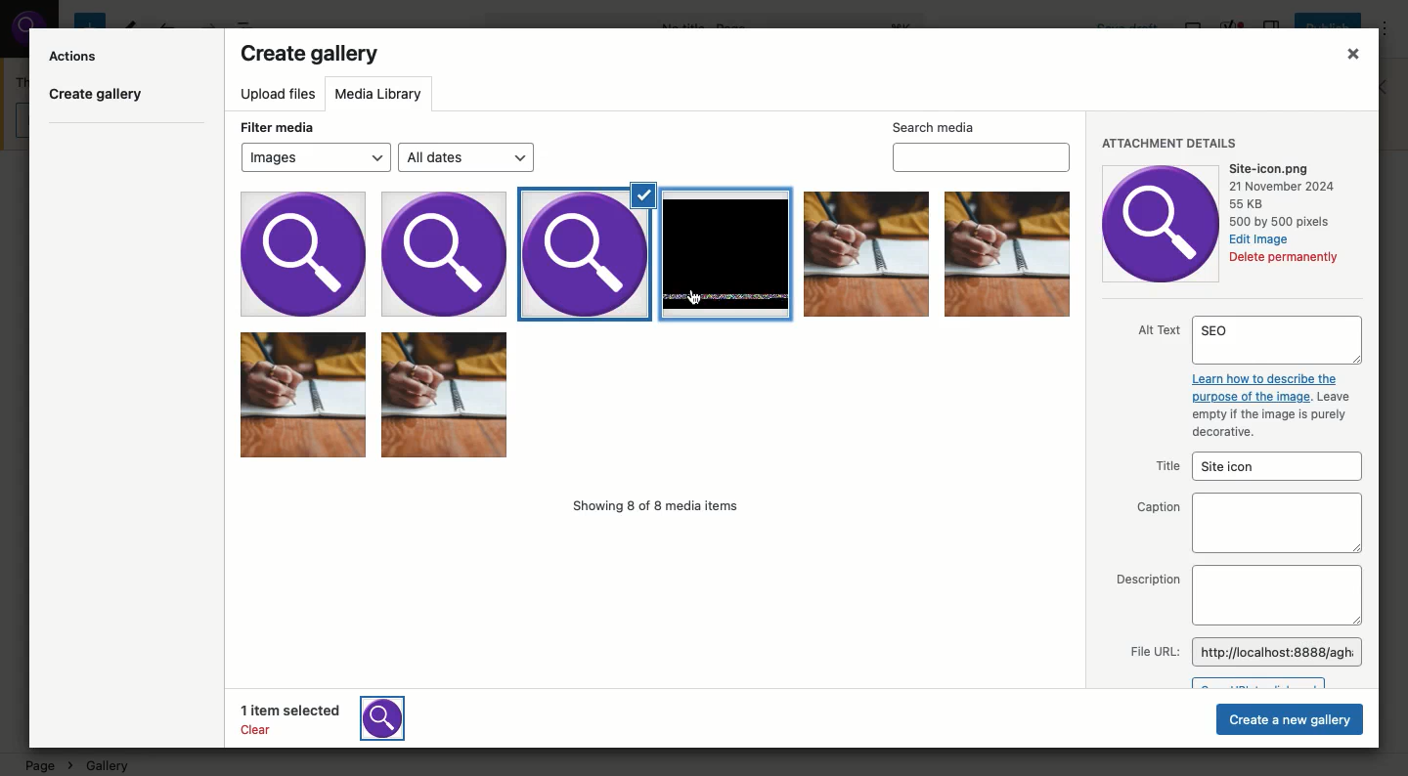 This screenshot has height=776, width=1408. I want to click on Caption, so click(1246, 523).